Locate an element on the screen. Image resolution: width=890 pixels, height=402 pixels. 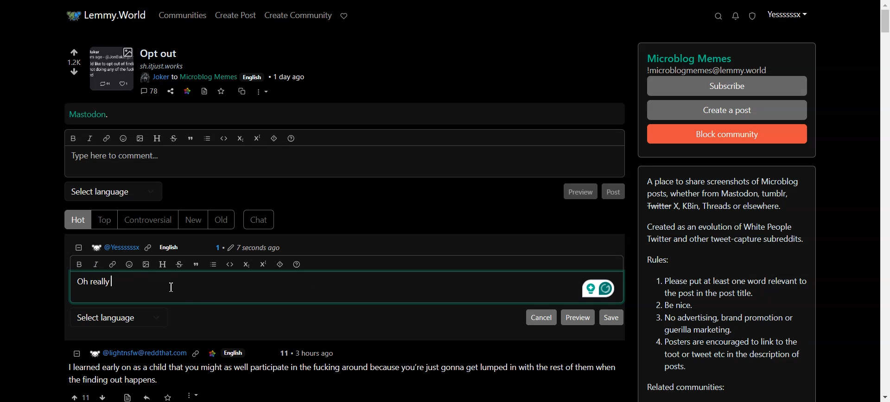
Spoiler is located at coordinates (274, 138).